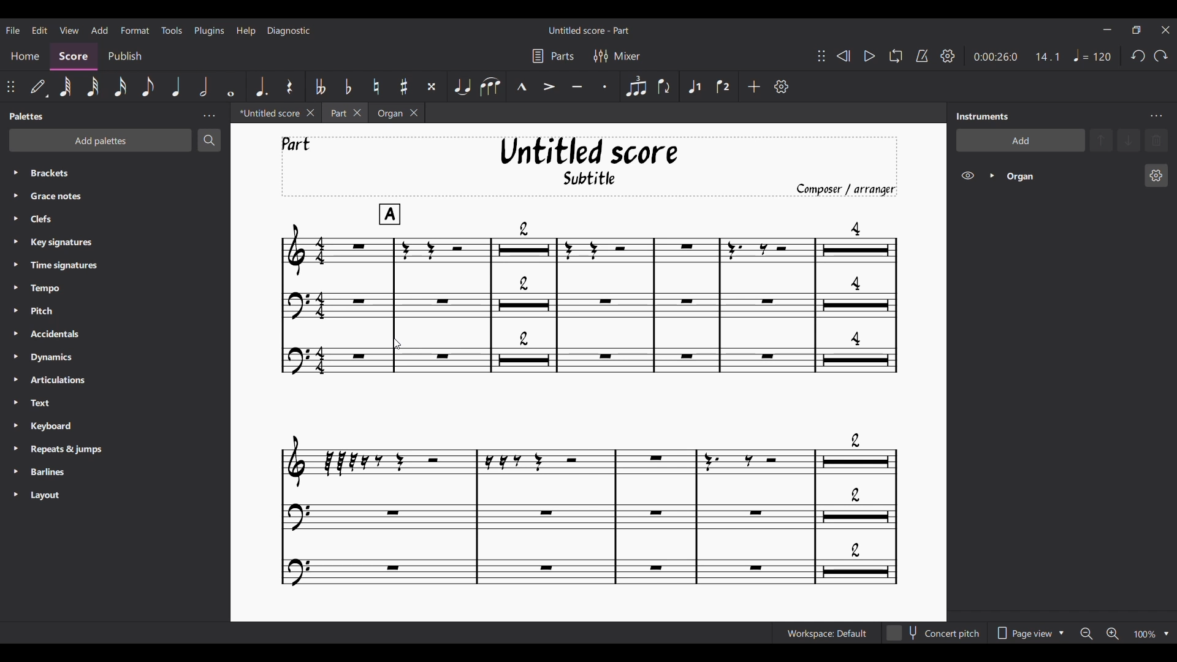  I want to click on Quarter note, so click(1093, 55).